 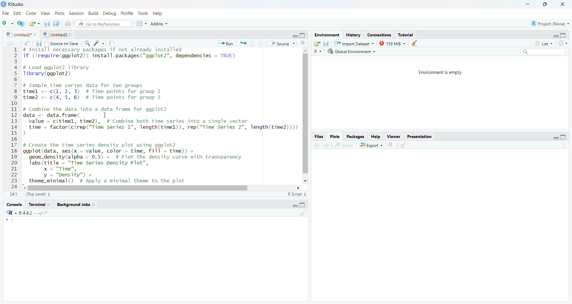 What do you see at coordinates (335, 137) in the screenshot?
I see `Plots` at bounding box center [335, 137].